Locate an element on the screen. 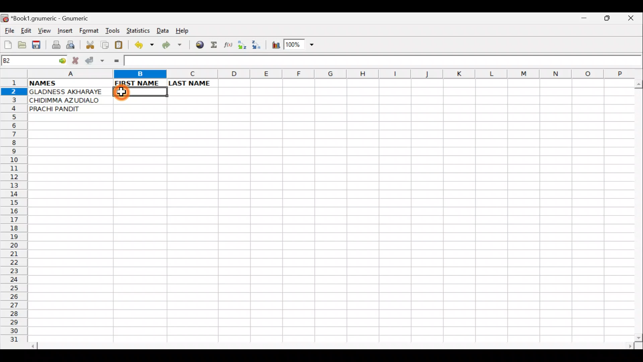  FIRST NAME is located at coordinates (140, 83).